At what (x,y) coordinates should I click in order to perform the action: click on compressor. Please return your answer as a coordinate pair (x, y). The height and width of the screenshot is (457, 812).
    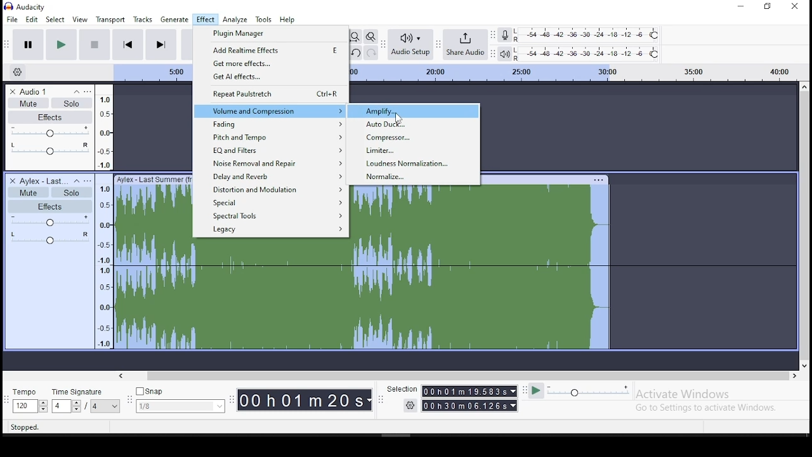
    Looking at the image, I should click on (412, 137).